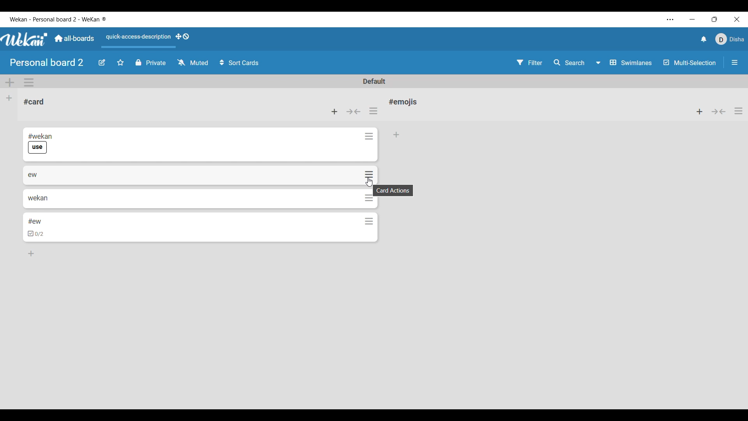 This screenshot has height=421, width=748. What do you see at coordinates (735, 62) in the screenshot?
I see `Open/Close sidebar` at bounding box center [735, 62].